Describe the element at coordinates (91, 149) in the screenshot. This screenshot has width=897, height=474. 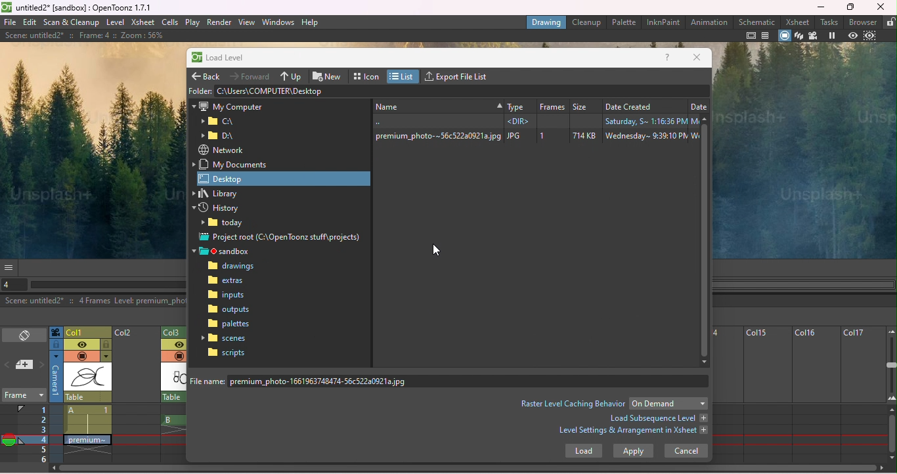
I see `background image` at that location.